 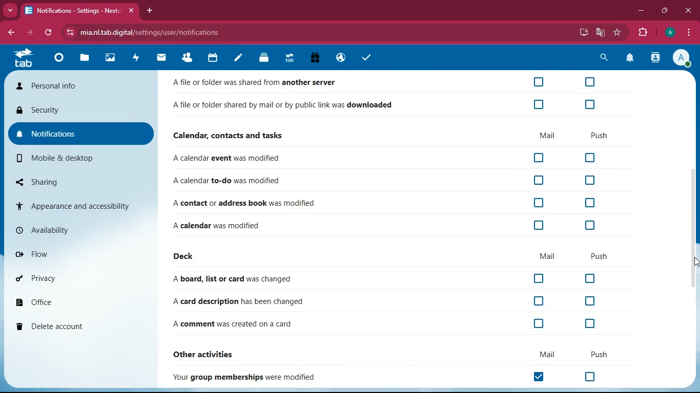 What do you see at coordinates (689, 32) in the screenshot?
I see `options` at bounding box center [689, 32].